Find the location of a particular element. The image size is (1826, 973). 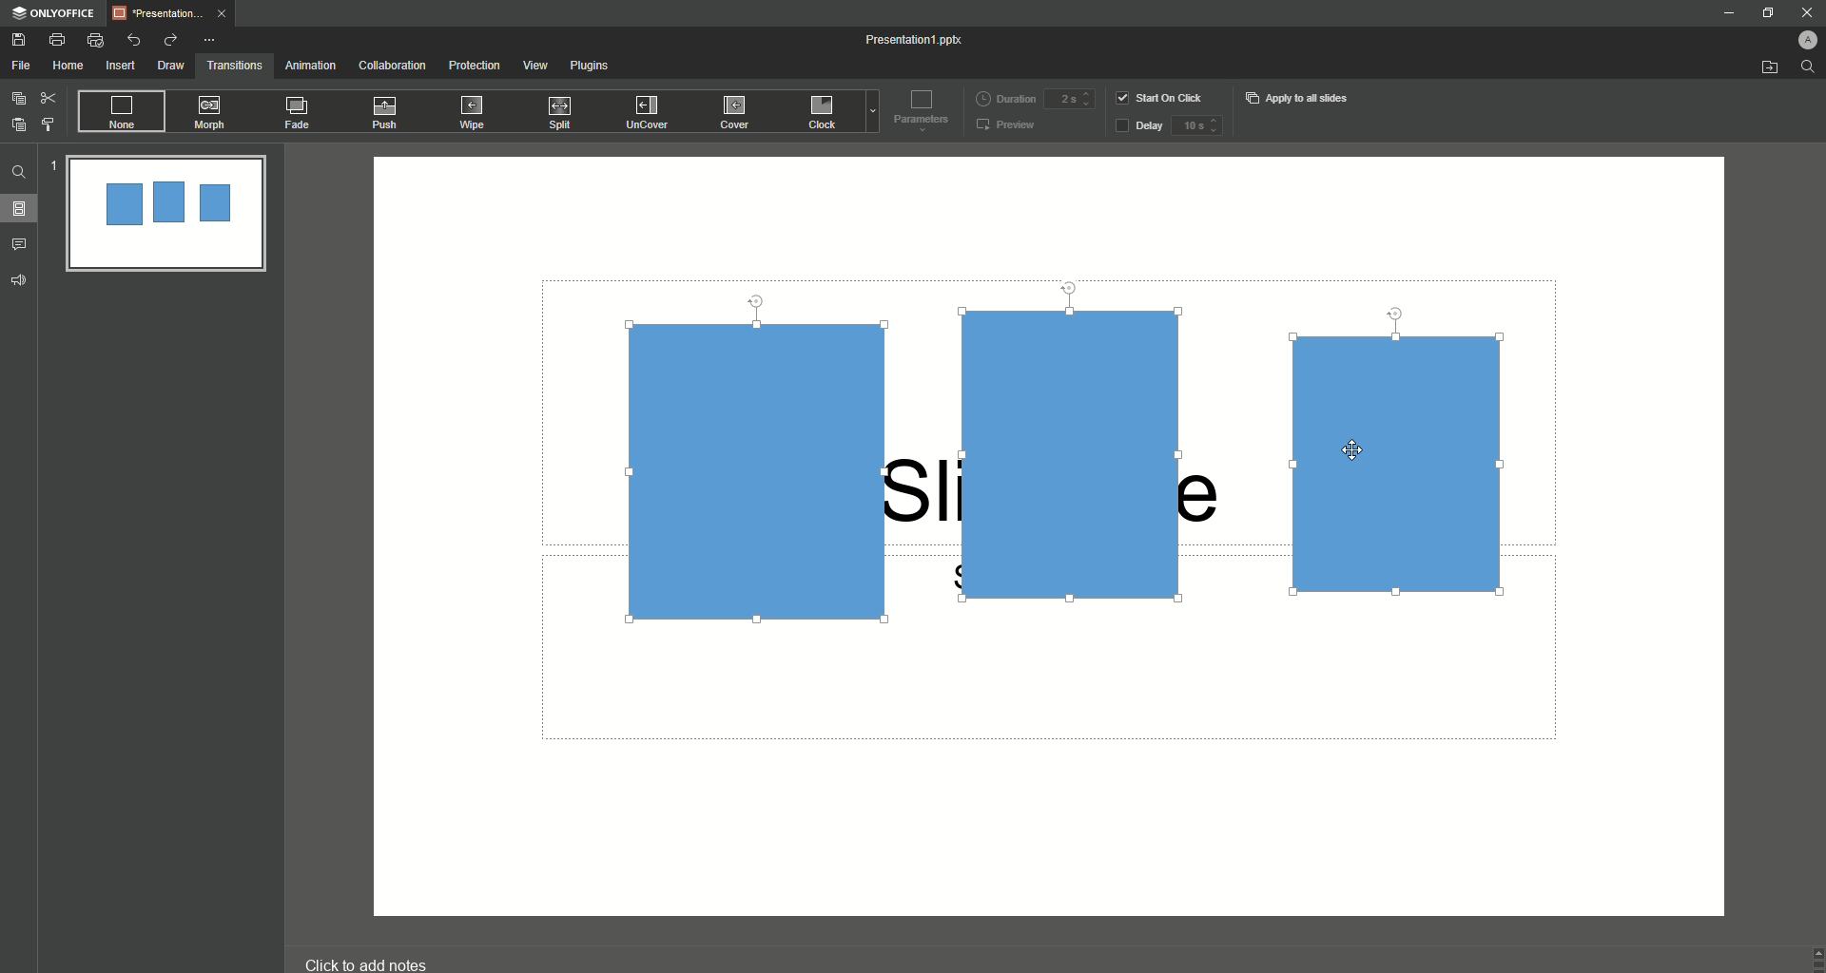

Quick Print is located at coordinates (96, 41).